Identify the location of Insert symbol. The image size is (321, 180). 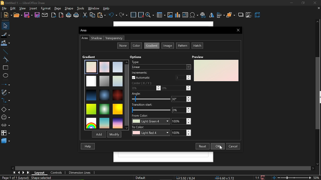
(194, 16).